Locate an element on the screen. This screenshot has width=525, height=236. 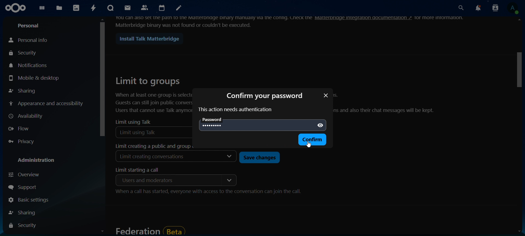
support is located at coordinates (27, 188).